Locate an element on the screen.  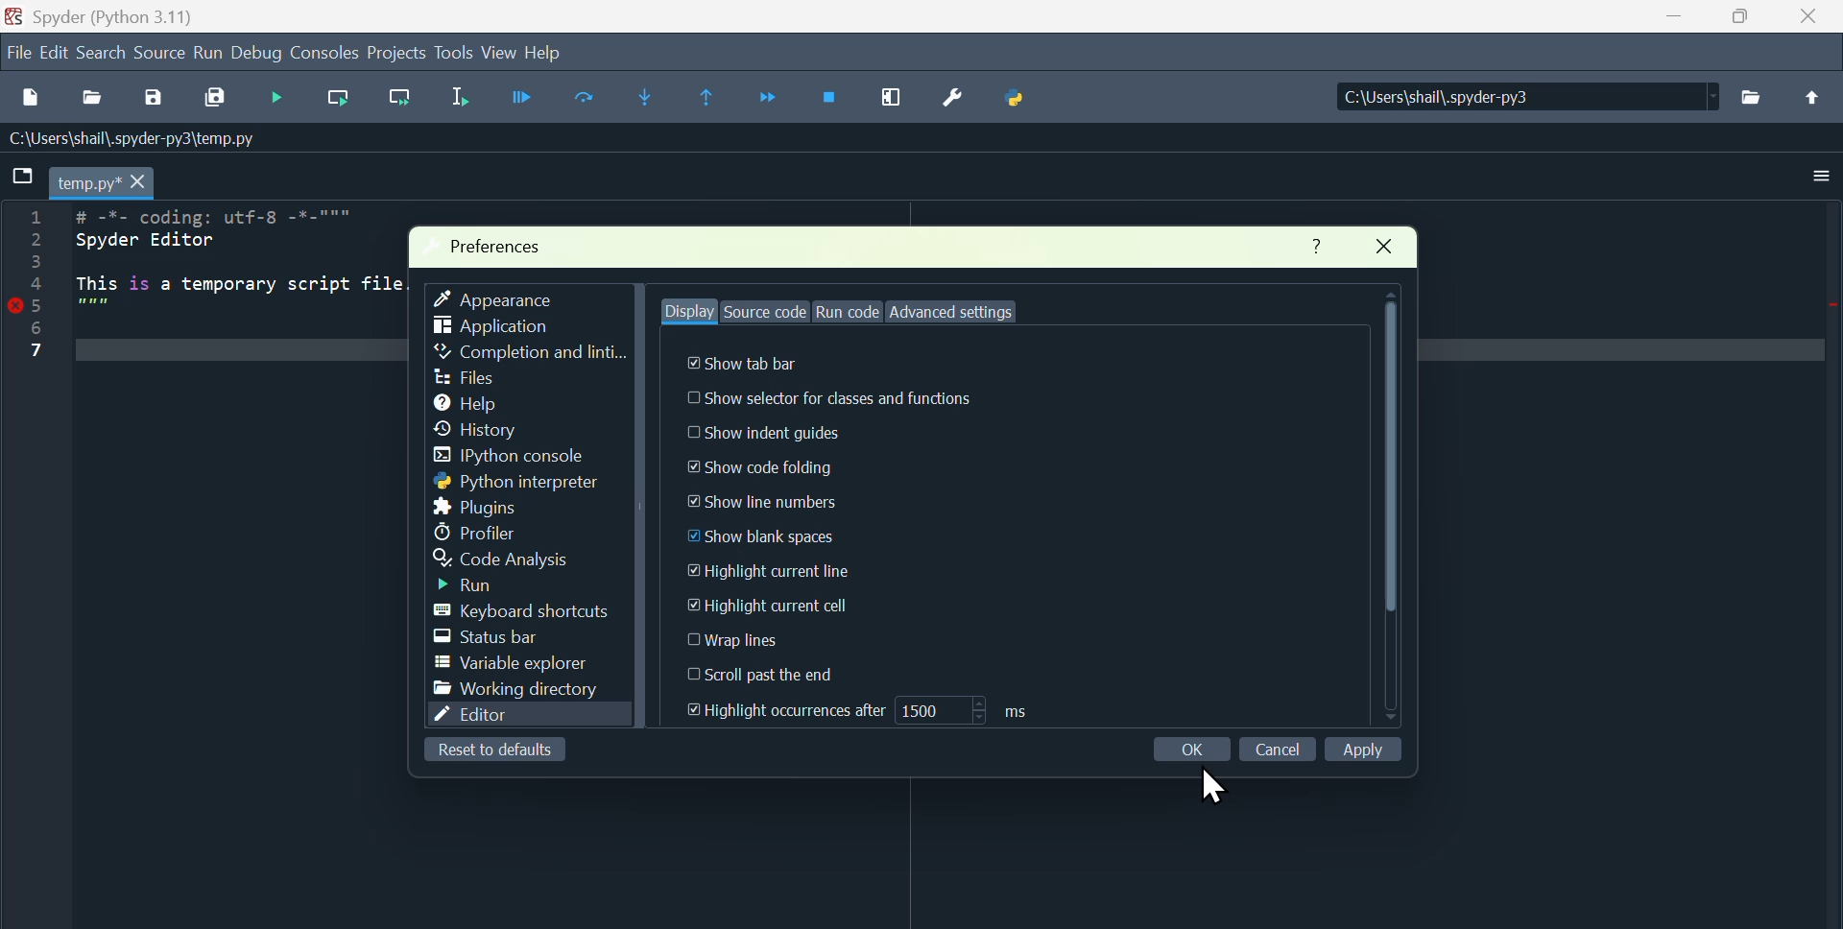
help is located at coordinates (558, 55).